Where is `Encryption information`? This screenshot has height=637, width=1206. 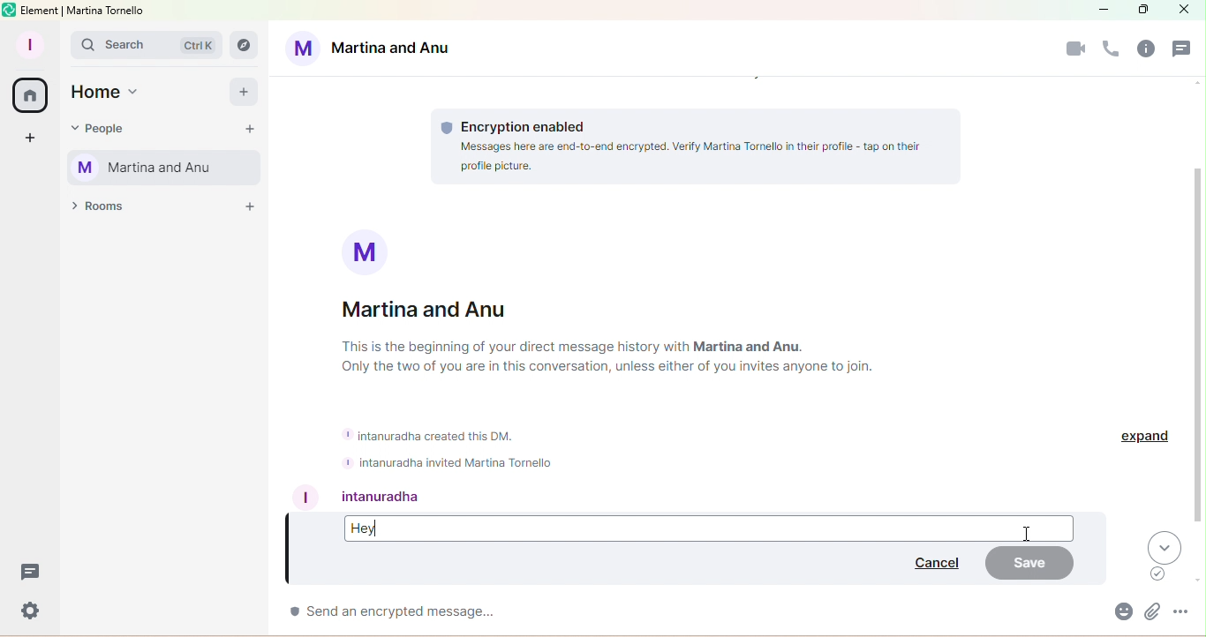 Encryption information is located at coordinates (695, 144).